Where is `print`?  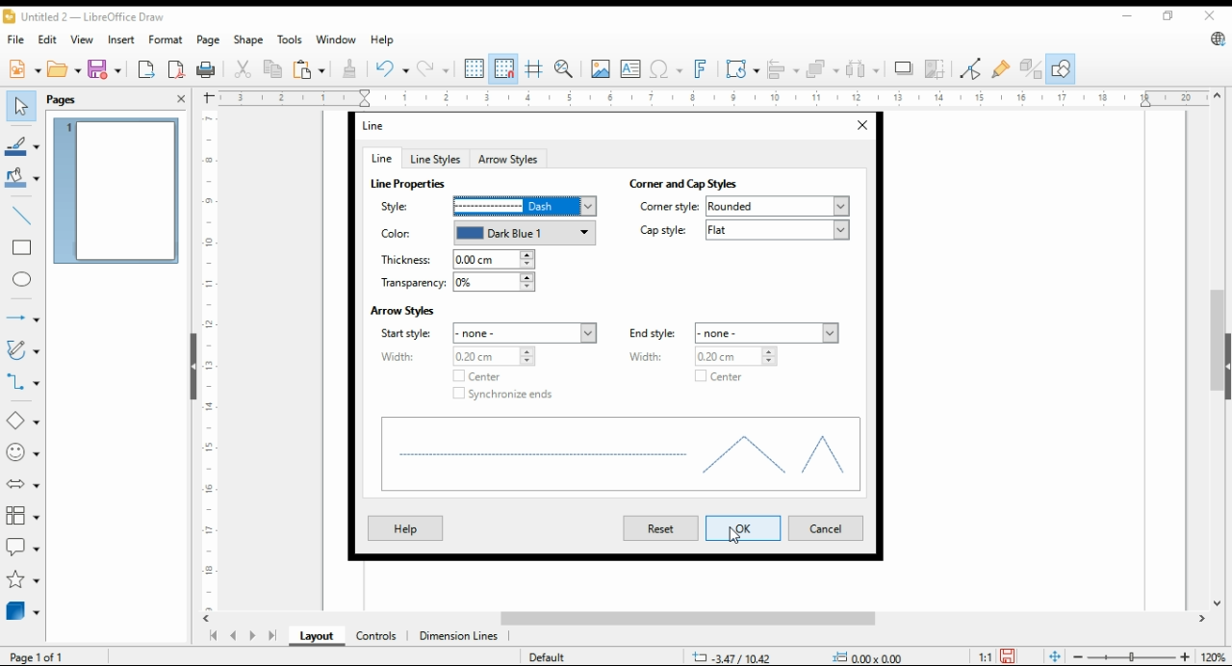
print is located at coordinates (207, 69).